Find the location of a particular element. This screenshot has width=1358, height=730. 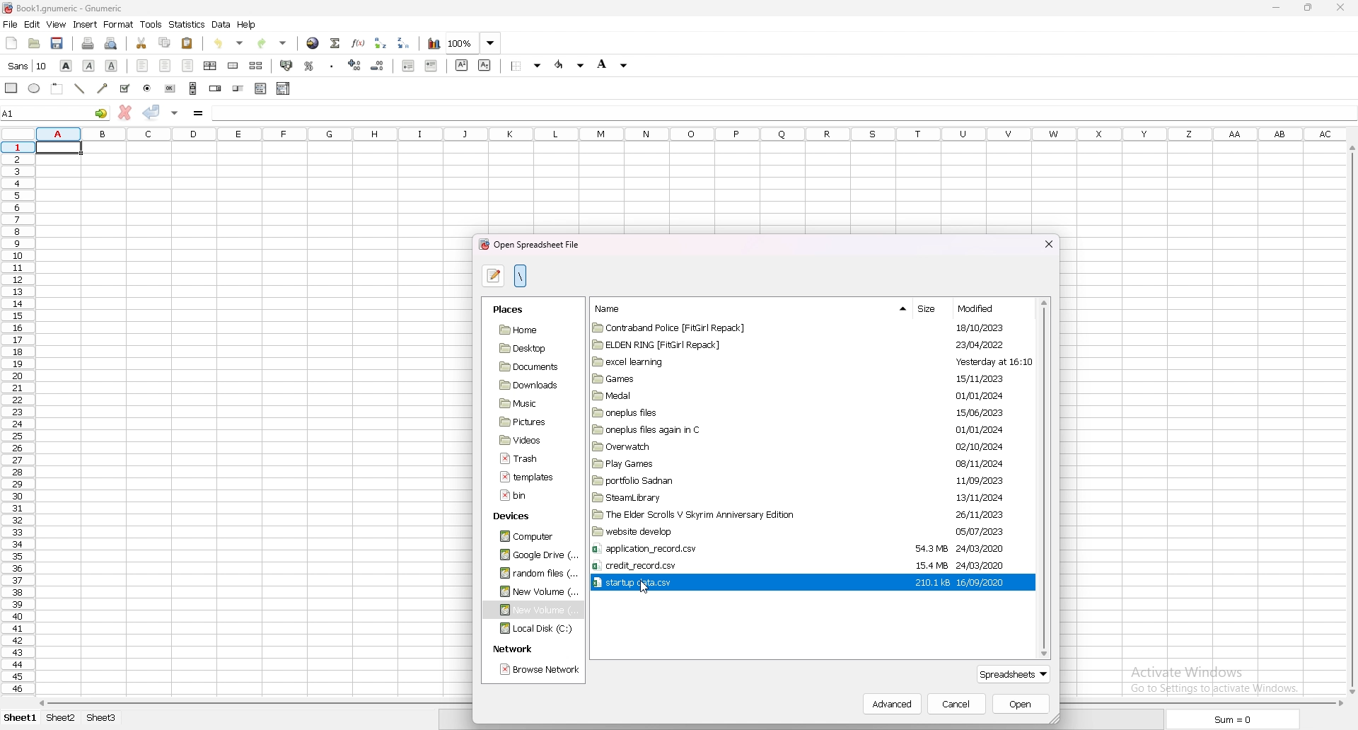

subscript is located at coordinates (484, 64).